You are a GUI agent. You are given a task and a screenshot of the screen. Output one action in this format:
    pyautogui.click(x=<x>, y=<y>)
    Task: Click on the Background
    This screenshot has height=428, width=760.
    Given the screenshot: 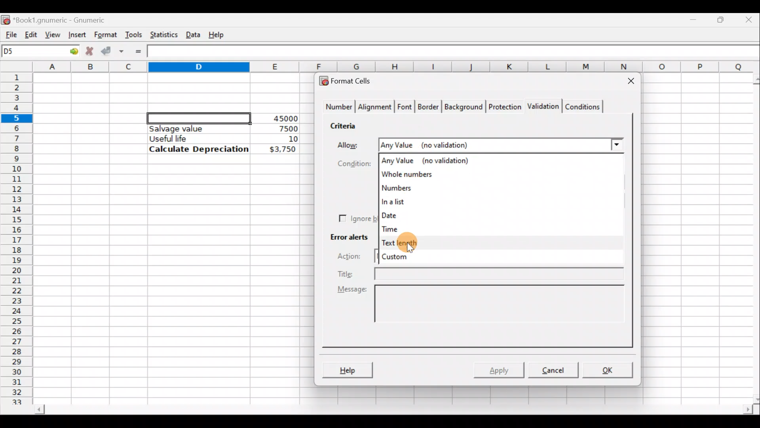 What is the action you would take?
    pyautogui.click(x=463, y=106)
    